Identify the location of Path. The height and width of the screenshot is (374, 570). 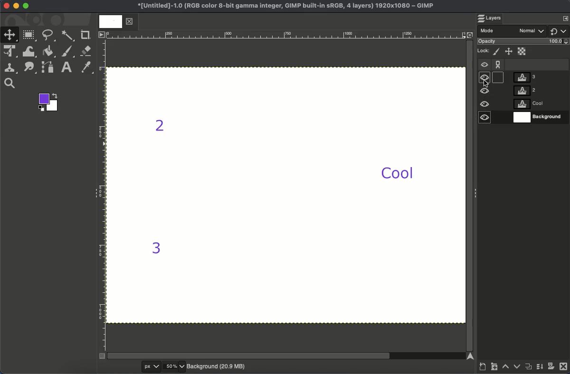
(49, 69).